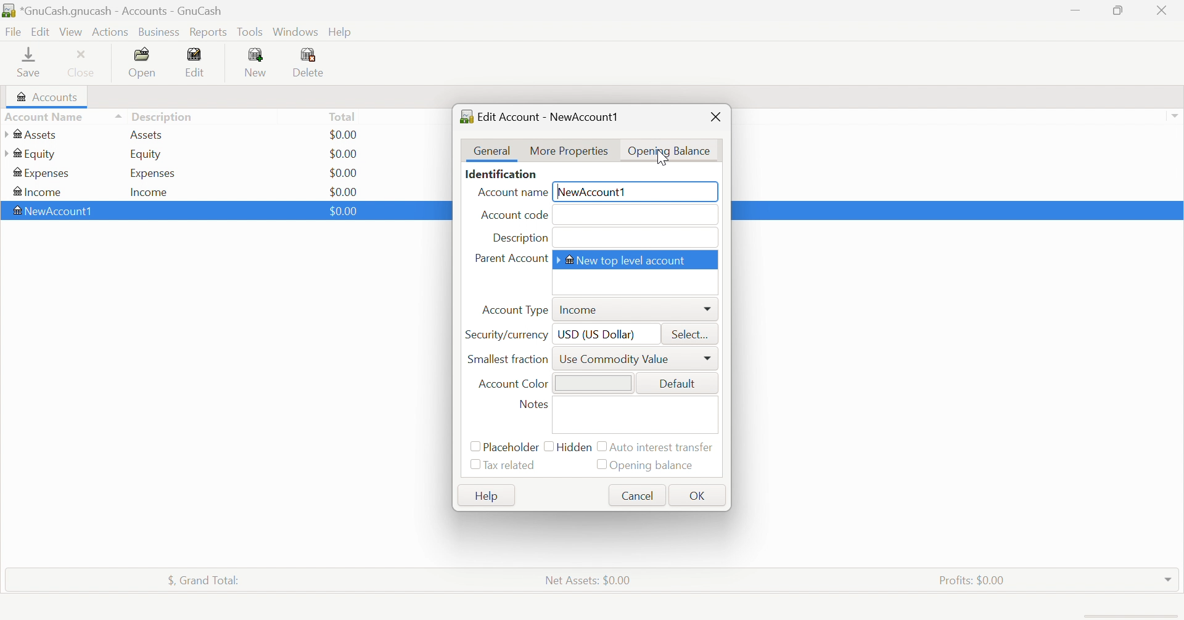 The image size is (1184, 620). What do you see at coordinates (43, 173) in the screenshot?
I see `Expenses` at bounding box center [43, 173].